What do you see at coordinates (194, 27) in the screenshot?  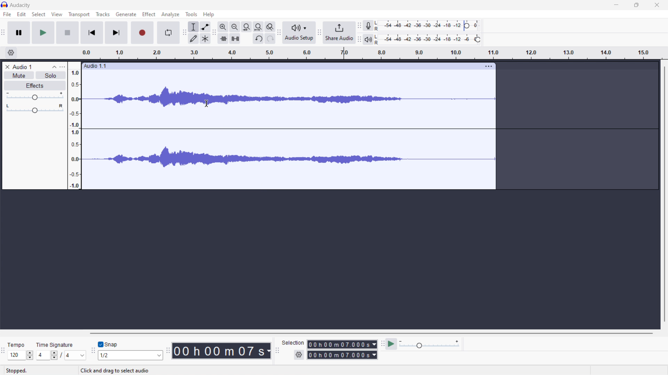 I see `selection tool` at bounding box center [194, 27].